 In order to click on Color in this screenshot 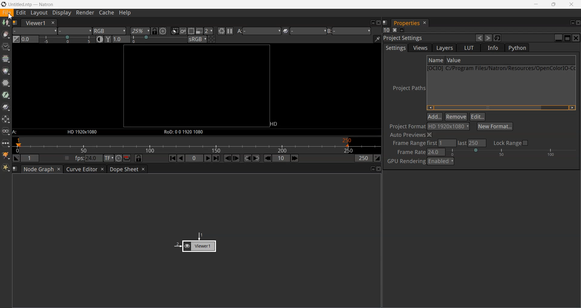, I will do `click(6, 71)`.